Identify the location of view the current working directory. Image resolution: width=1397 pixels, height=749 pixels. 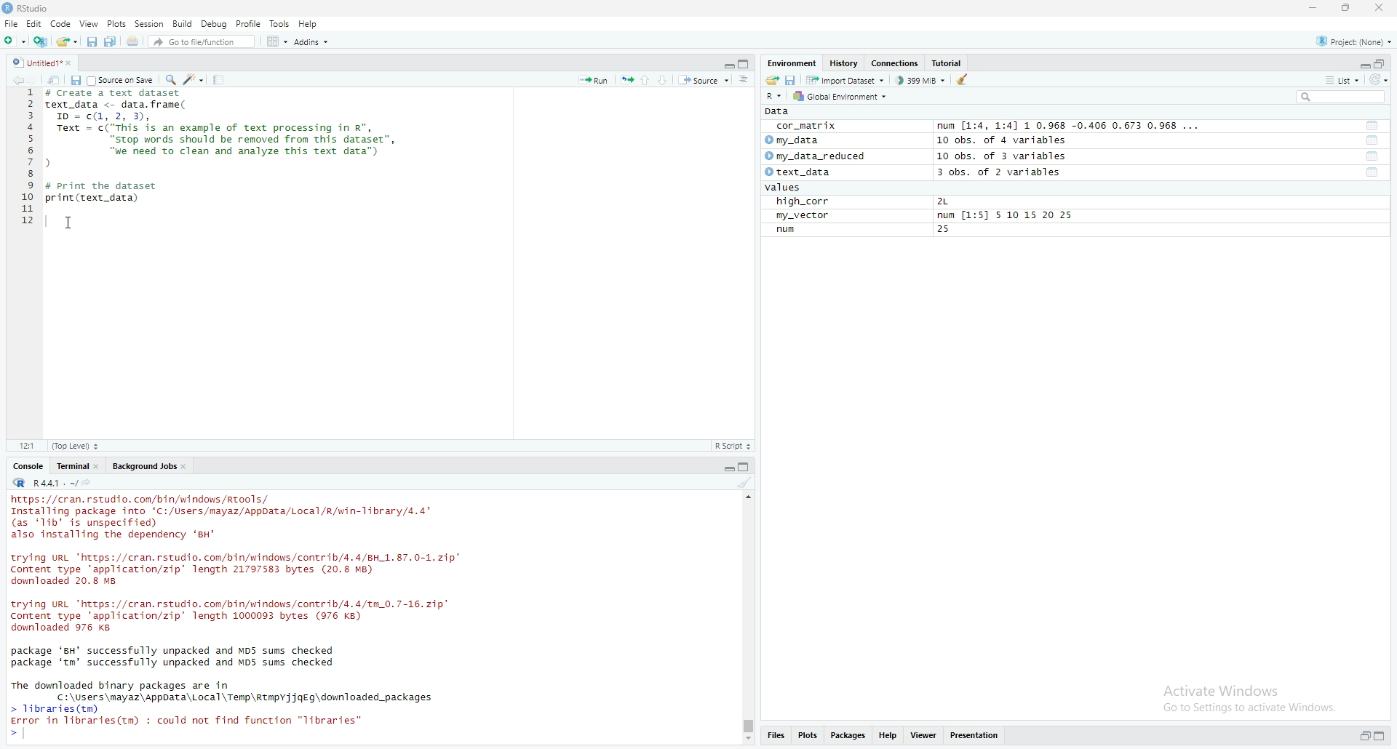
(89, 484).